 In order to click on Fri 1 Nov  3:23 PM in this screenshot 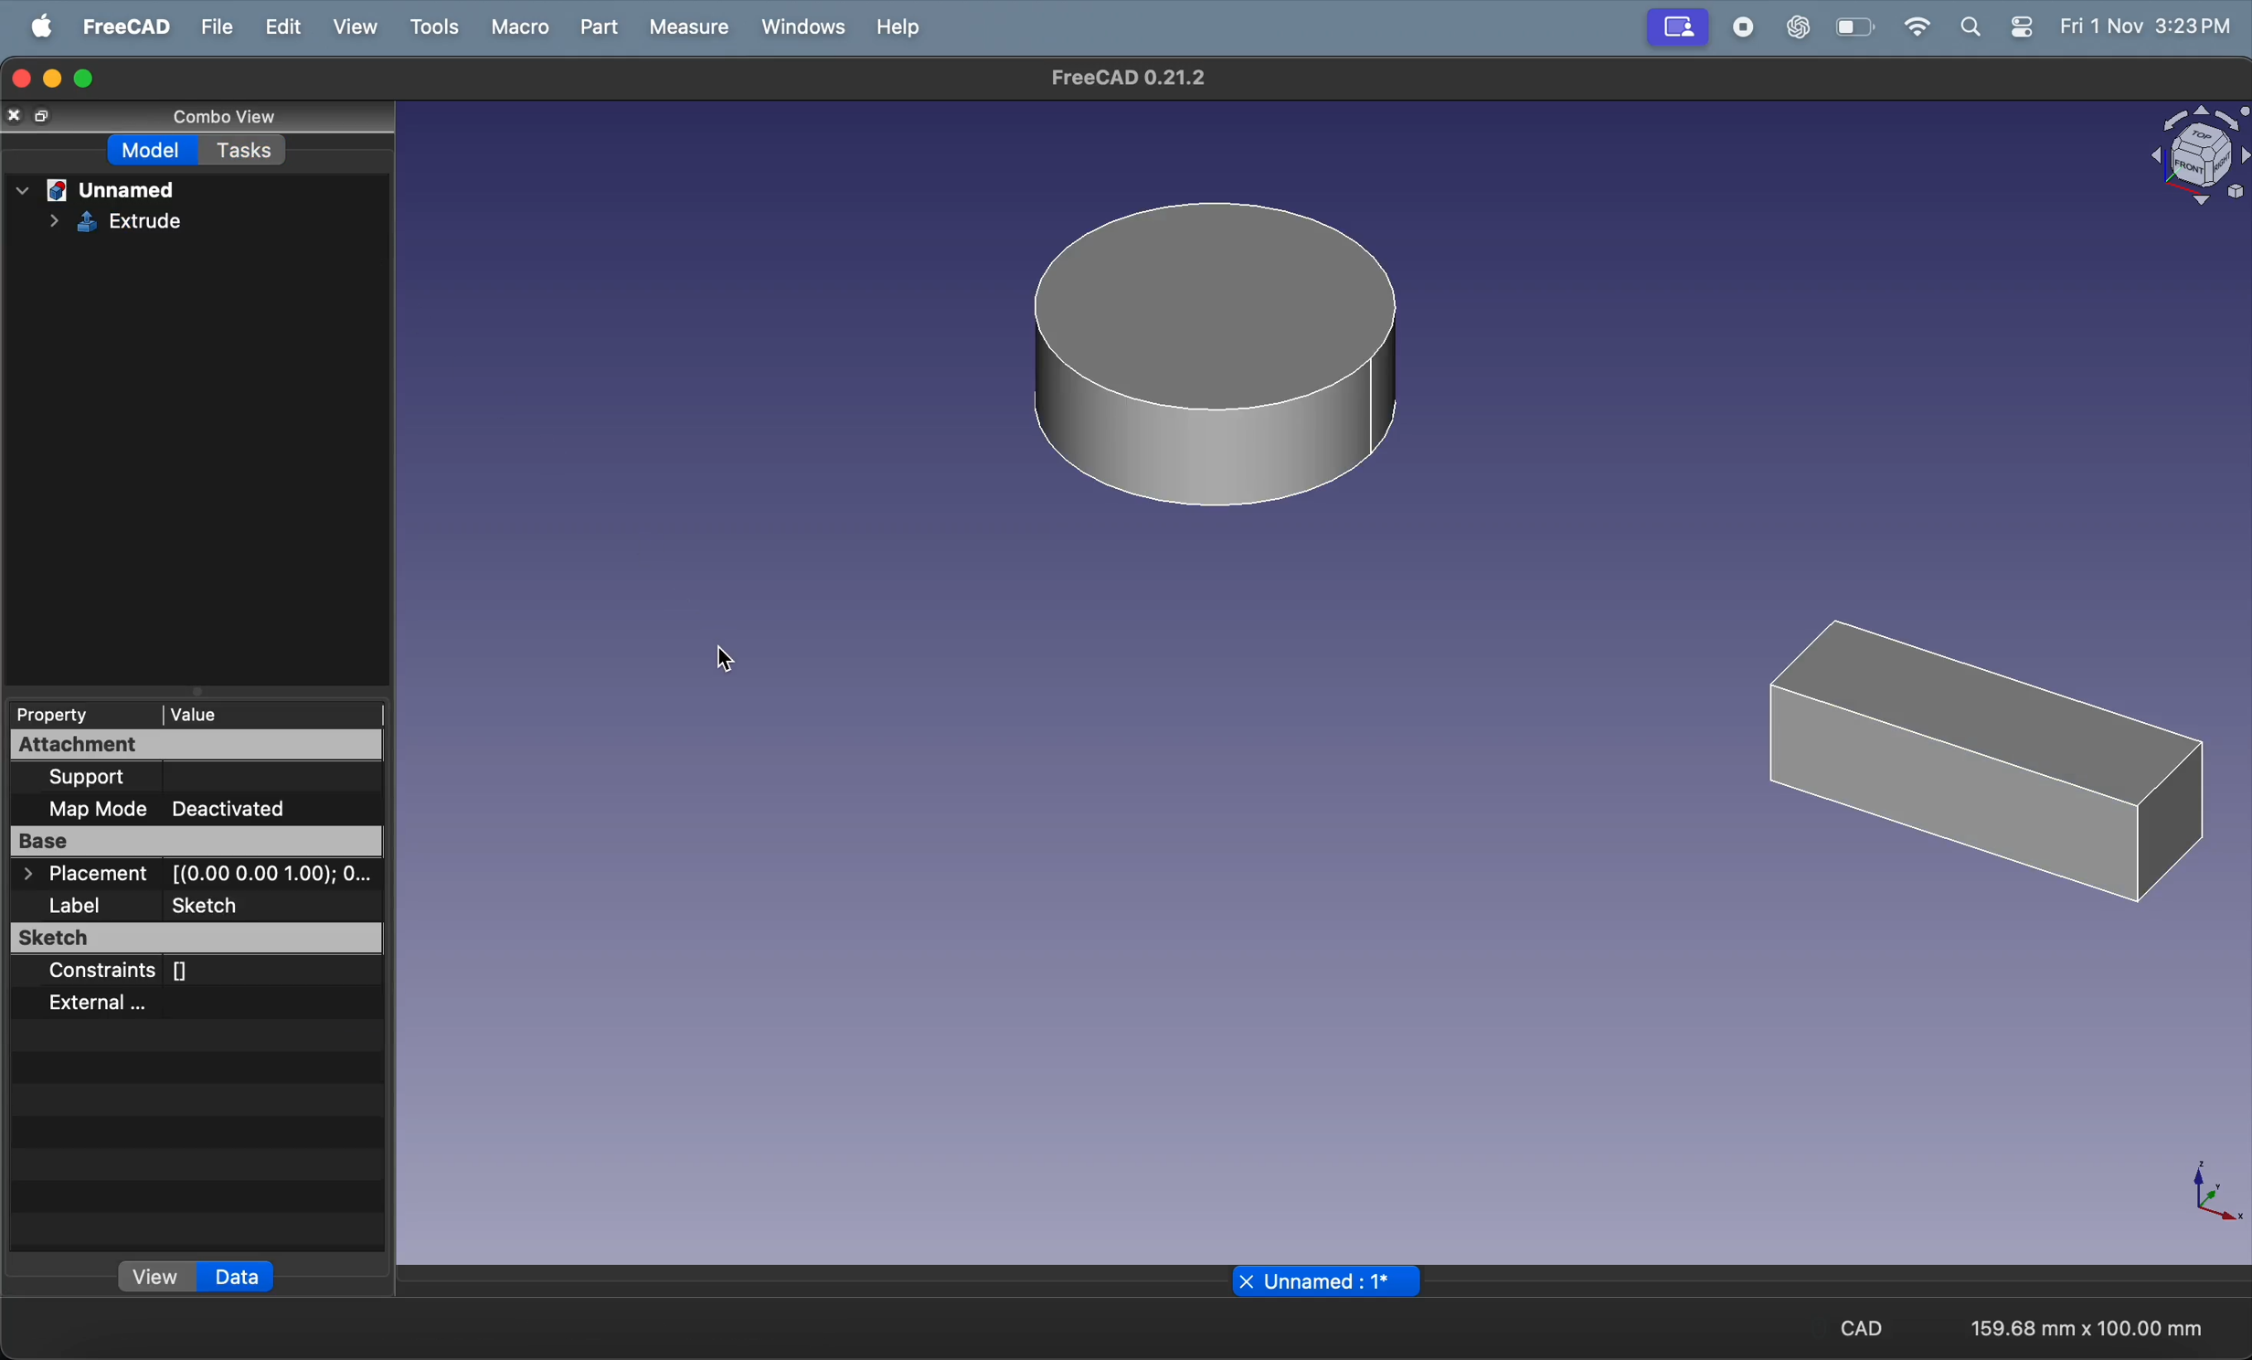, I will do `click(2142, 25)`.